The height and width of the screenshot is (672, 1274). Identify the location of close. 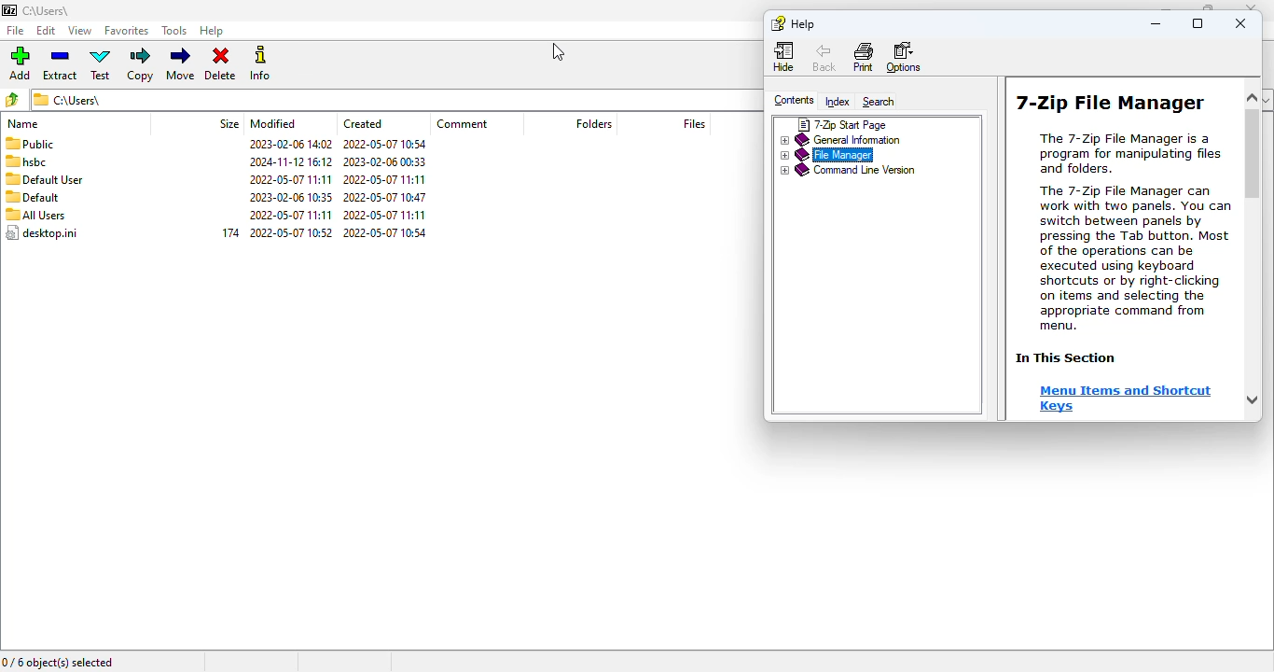
(1240, 22).